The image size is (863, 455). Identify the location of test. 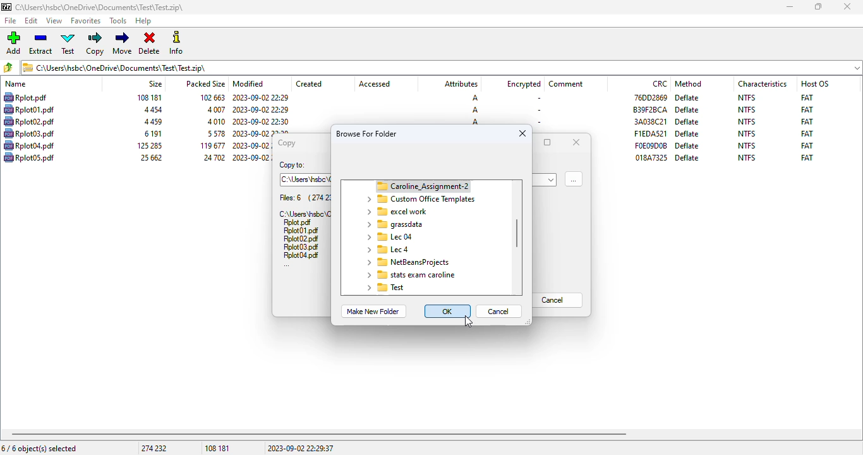
(69, 44).